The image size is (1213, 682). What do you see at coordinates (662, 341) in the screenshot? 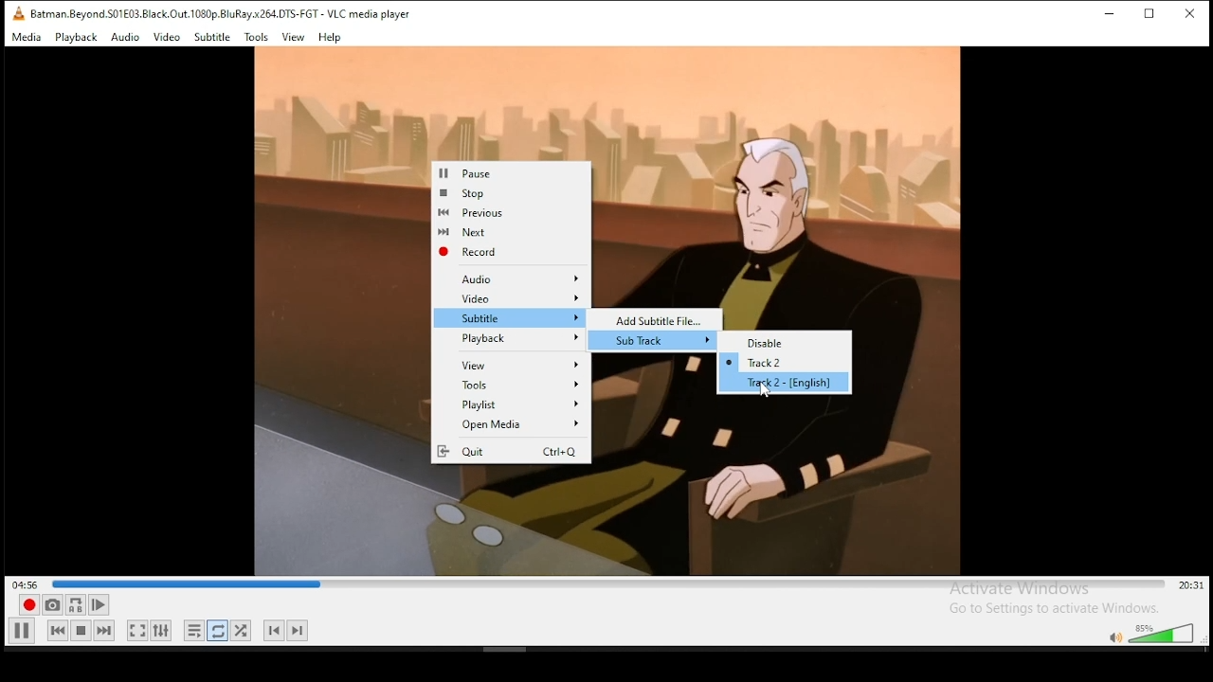
I see `Sub Track ` at bounding box center [662, 341].